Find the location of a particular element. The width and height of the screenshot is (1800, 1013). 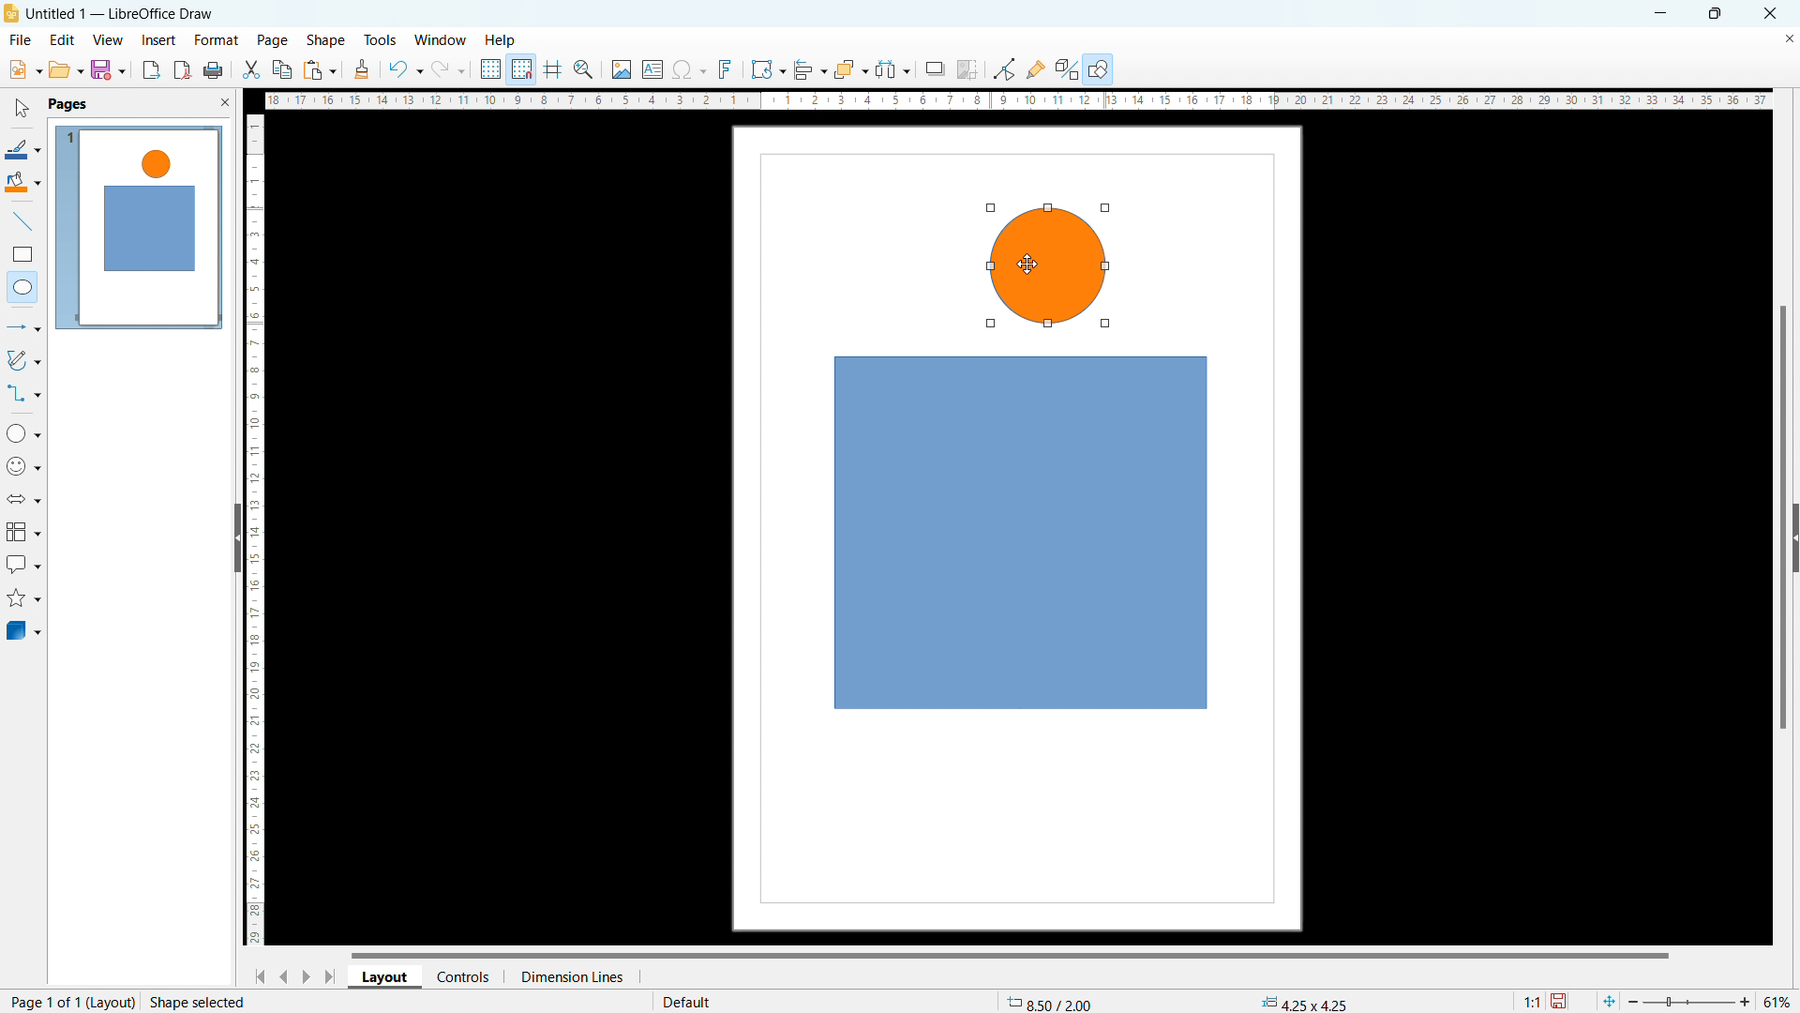

object 1 is located at coordinates (1021, 534).